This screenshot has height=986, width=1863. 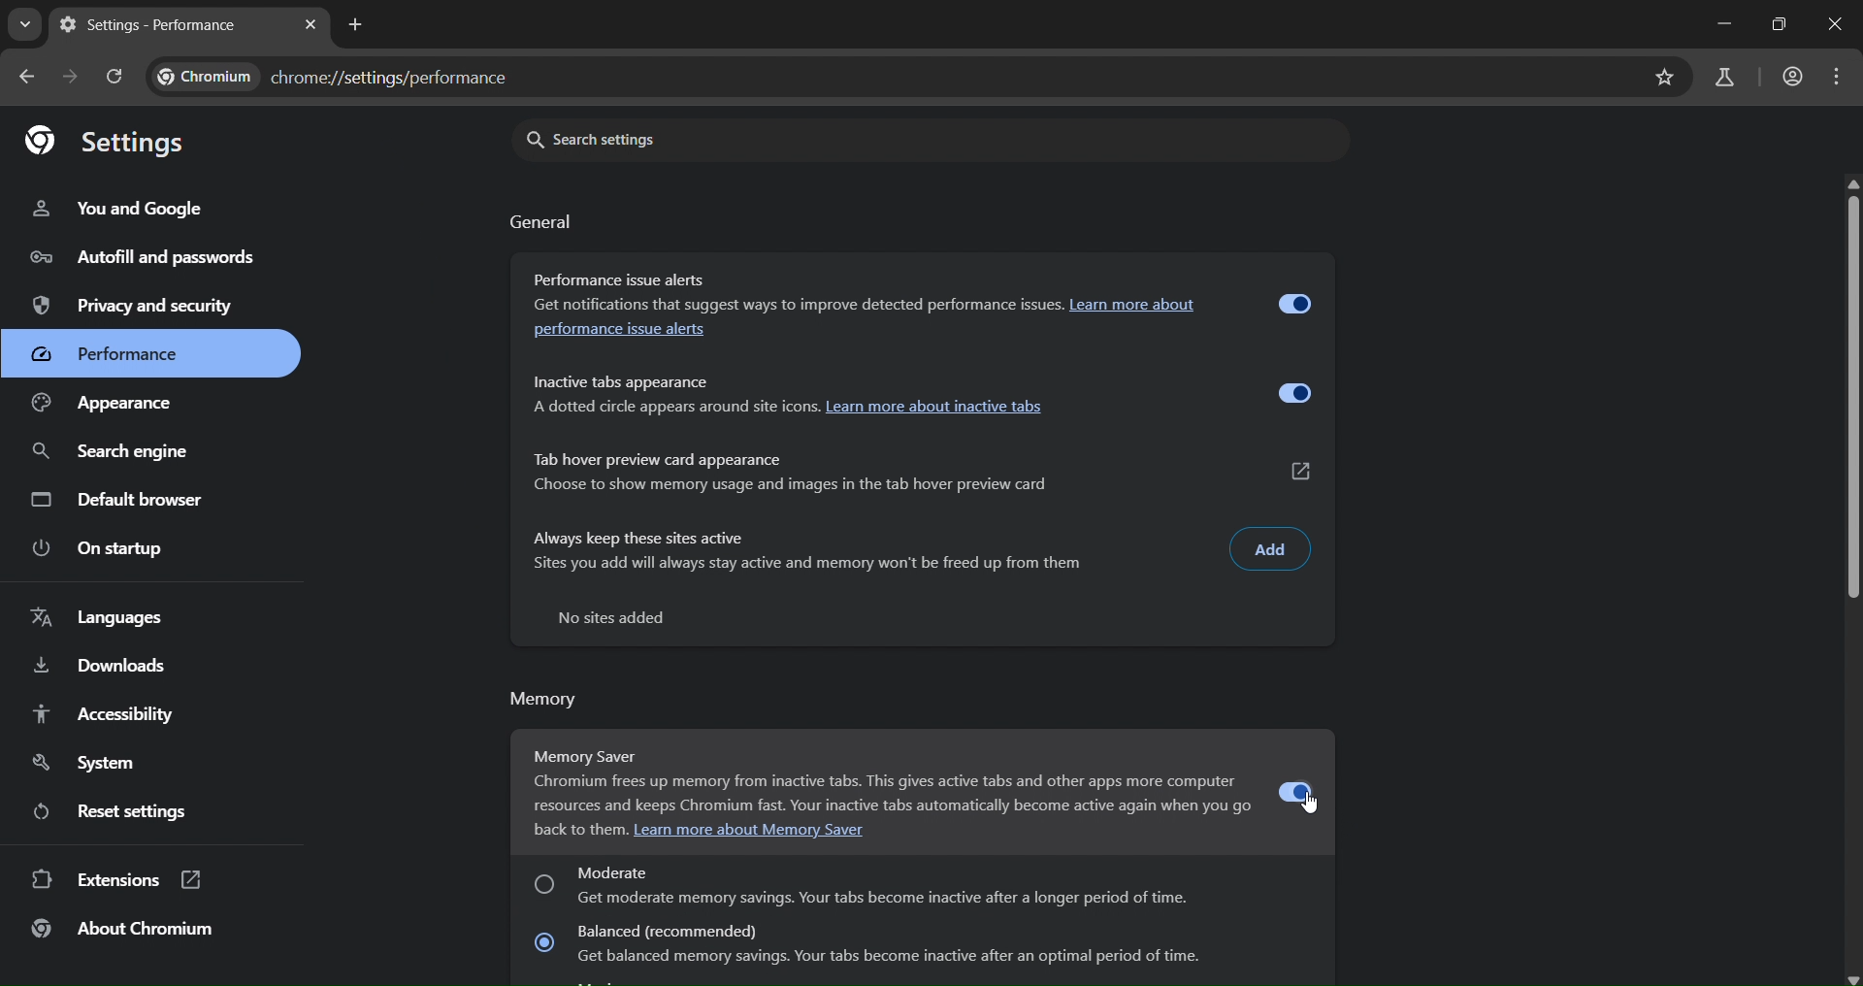 What do you see at coordinates (1724, 78) in the screenshot?
I see `search labs` at bounding box center [1724, 78].